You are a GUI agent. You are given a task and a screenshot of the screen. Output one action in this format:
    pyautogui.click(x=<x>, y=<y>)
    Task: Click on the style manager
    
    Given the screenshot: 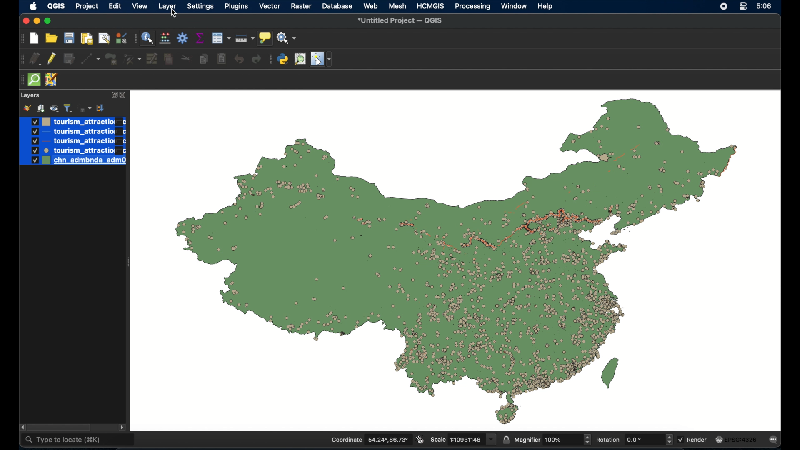 What is the action you would take?
    pyautogui.click(x=120, y=37)
    